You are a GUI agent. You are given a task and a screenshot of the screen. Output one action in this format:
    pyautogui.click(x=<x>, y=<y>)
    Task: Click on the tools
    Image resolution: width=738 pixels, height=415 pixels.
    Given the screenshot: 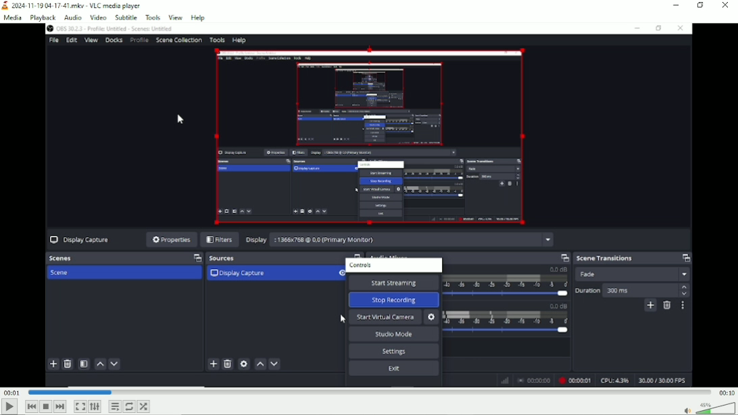 What is the action you would take?
    pyautogui.click(x=153, y=17)
    